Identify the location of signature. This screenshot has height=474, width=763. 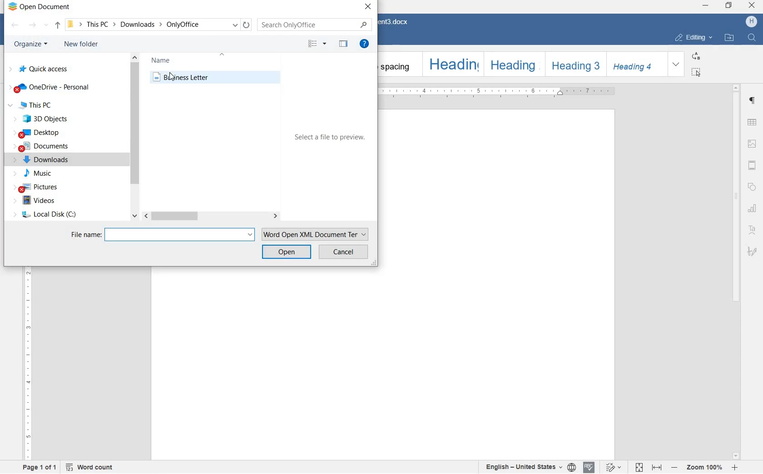
(753, 251).